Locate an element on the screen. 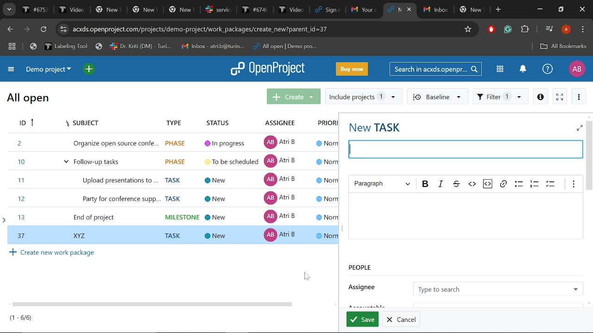  extensions is located at coordinates (524, 30).